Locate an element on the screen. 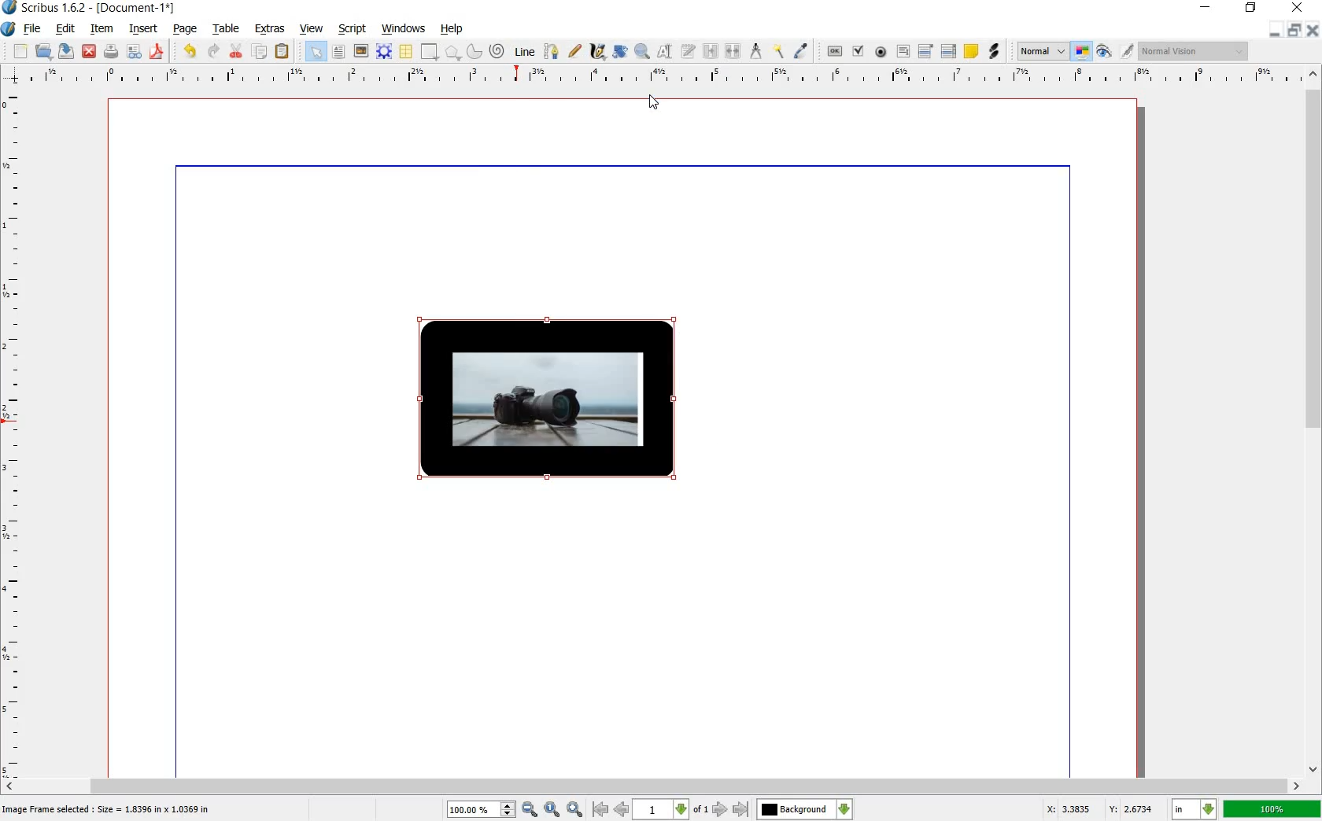  copy is located at coordinates (260, 53).